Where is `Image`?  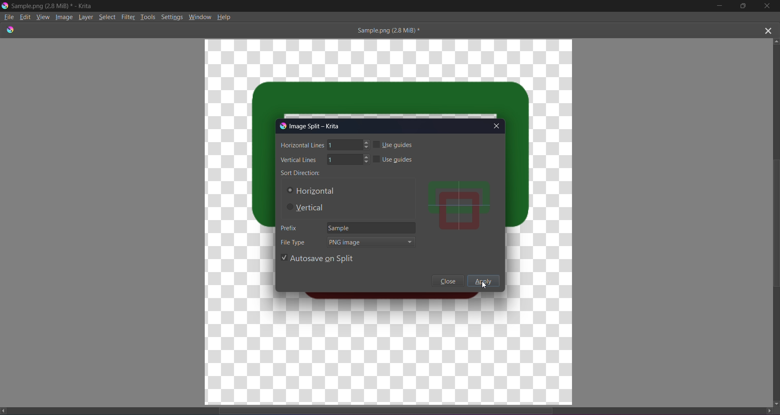
Image is located at coordinates (65, 17).